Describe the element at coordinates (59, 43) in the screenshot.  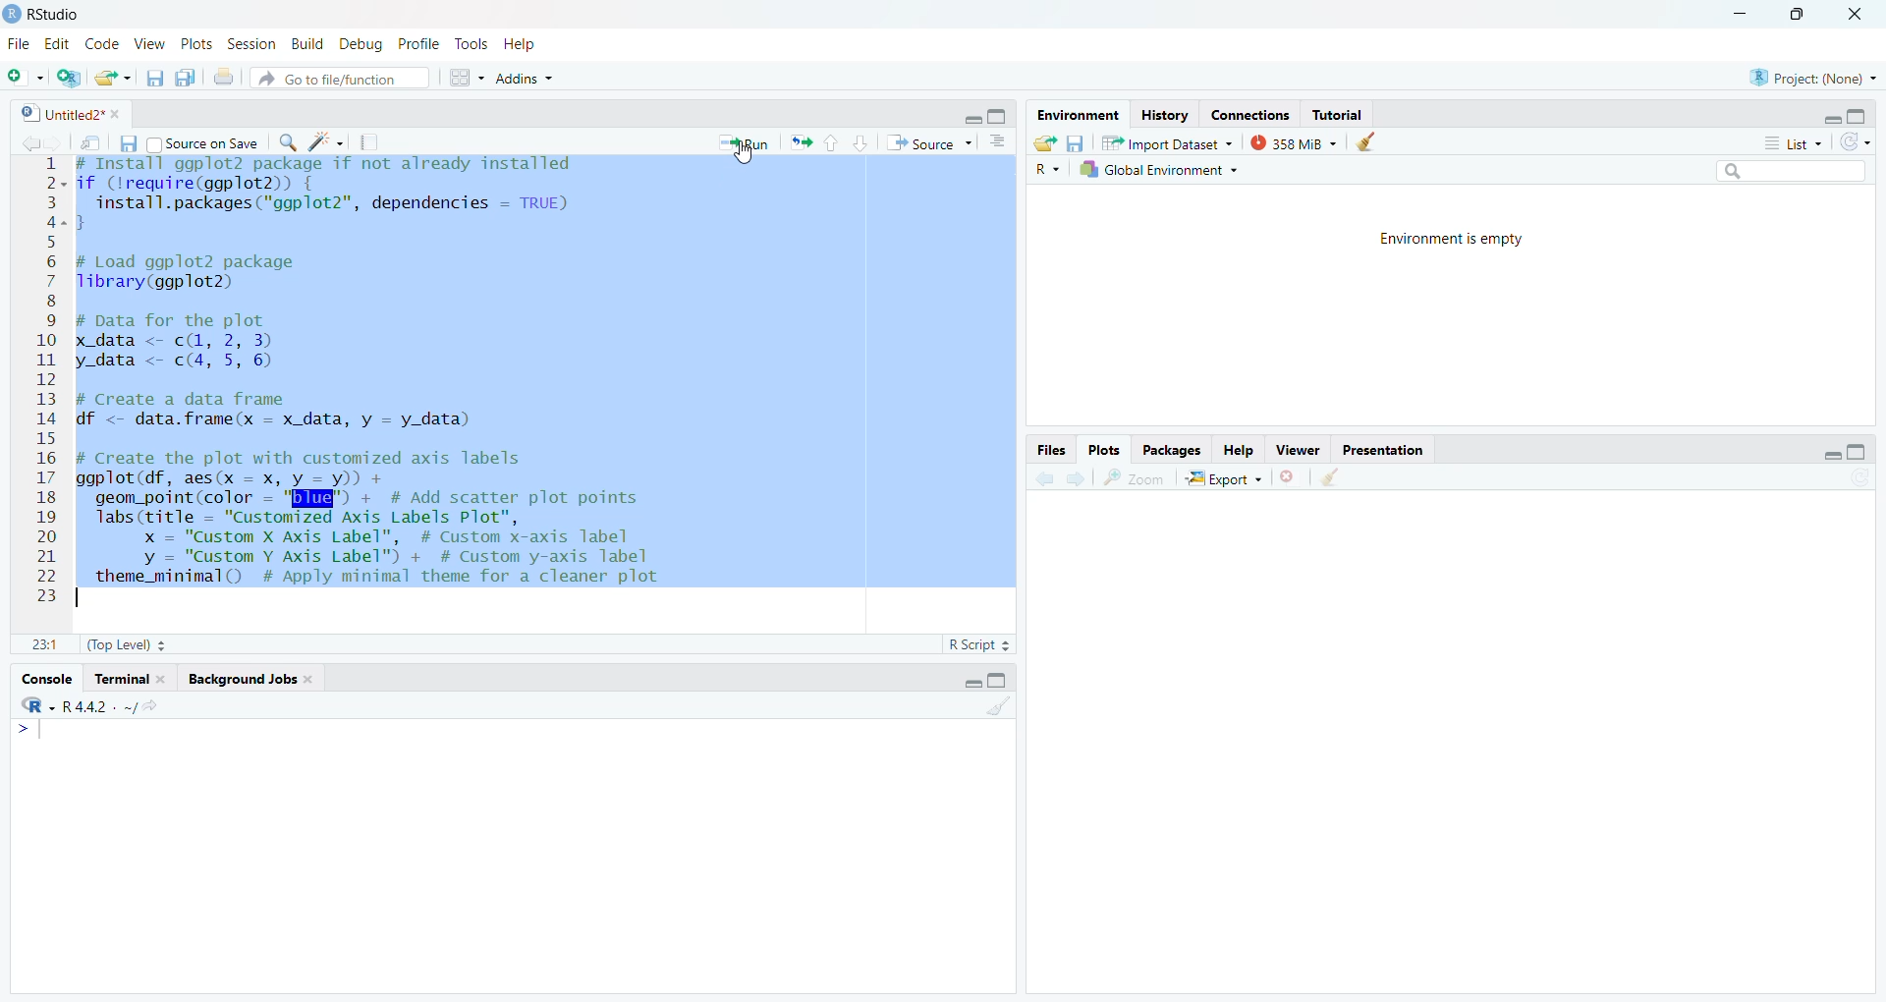
I see `Edit` at that location.